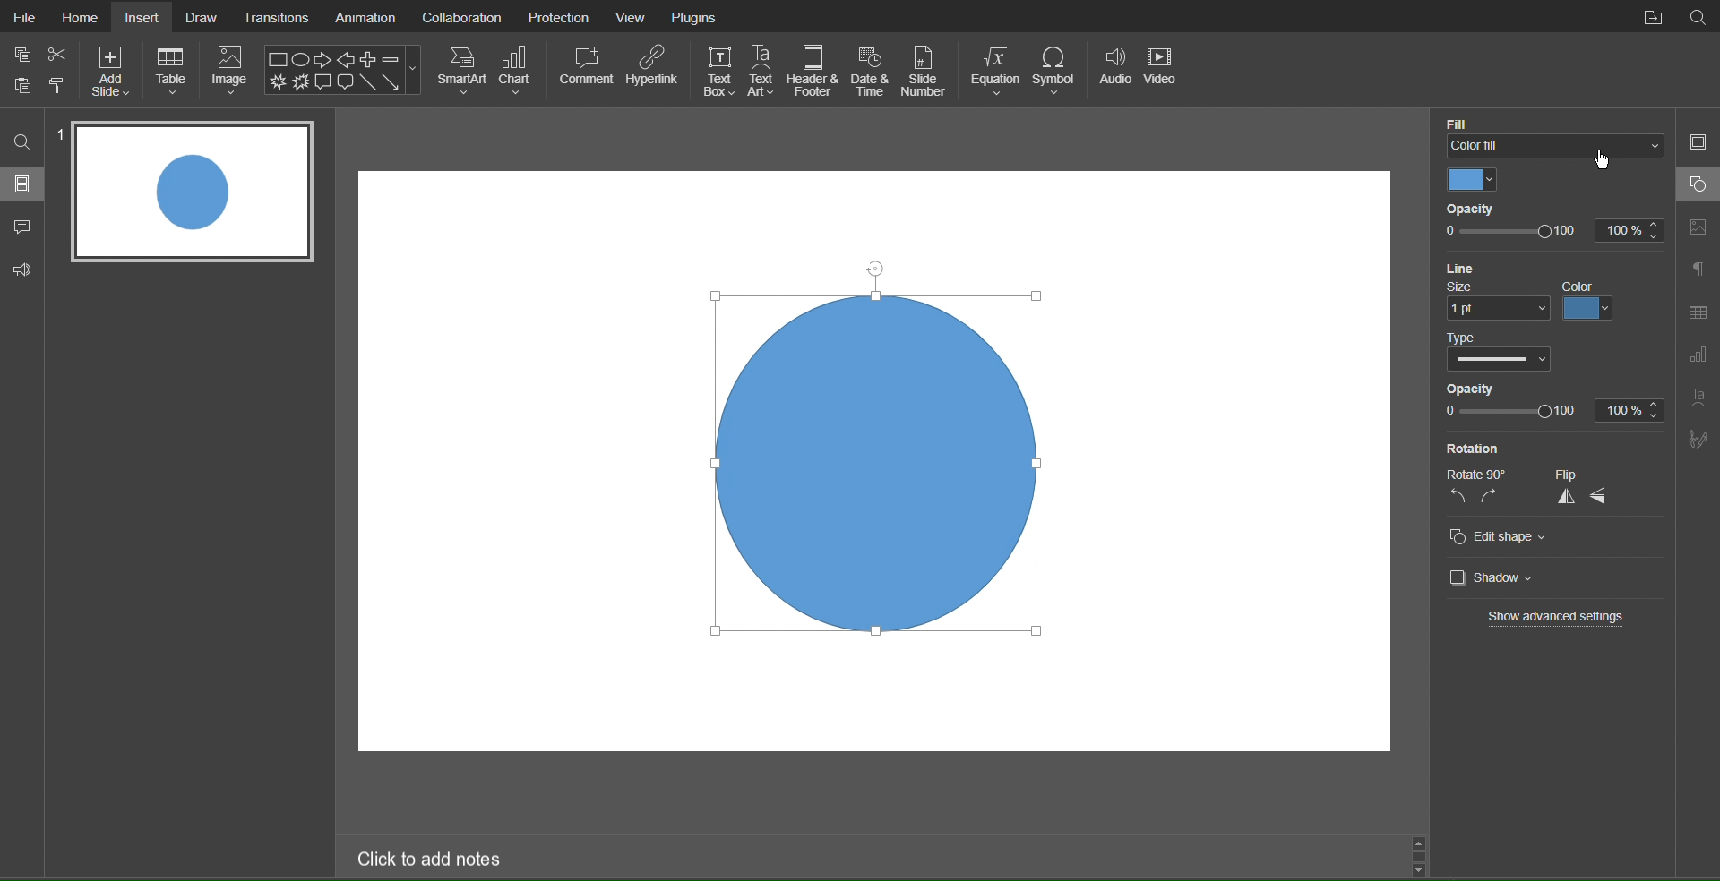 The width and height of the screenshot is (1720, 881). Describe the element at coordinates (1699, 400) in the screenshot. I see `Text Art` at that location.